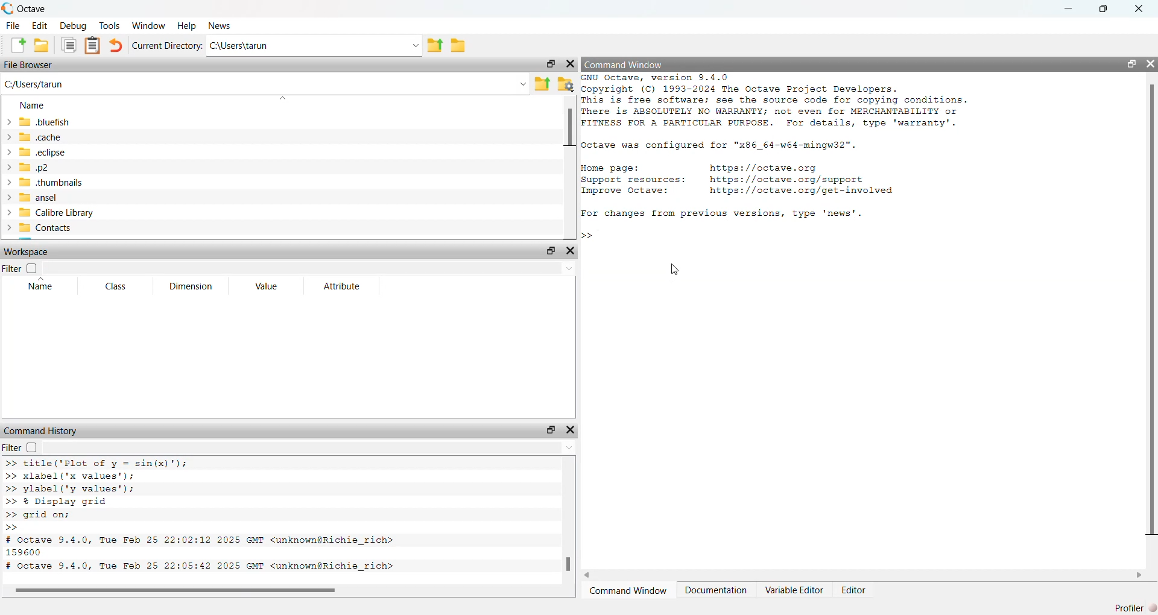  What do you see at coordinates (593, 235) in the screenshot?
I see `>> |` at bounding box center [593, 235].